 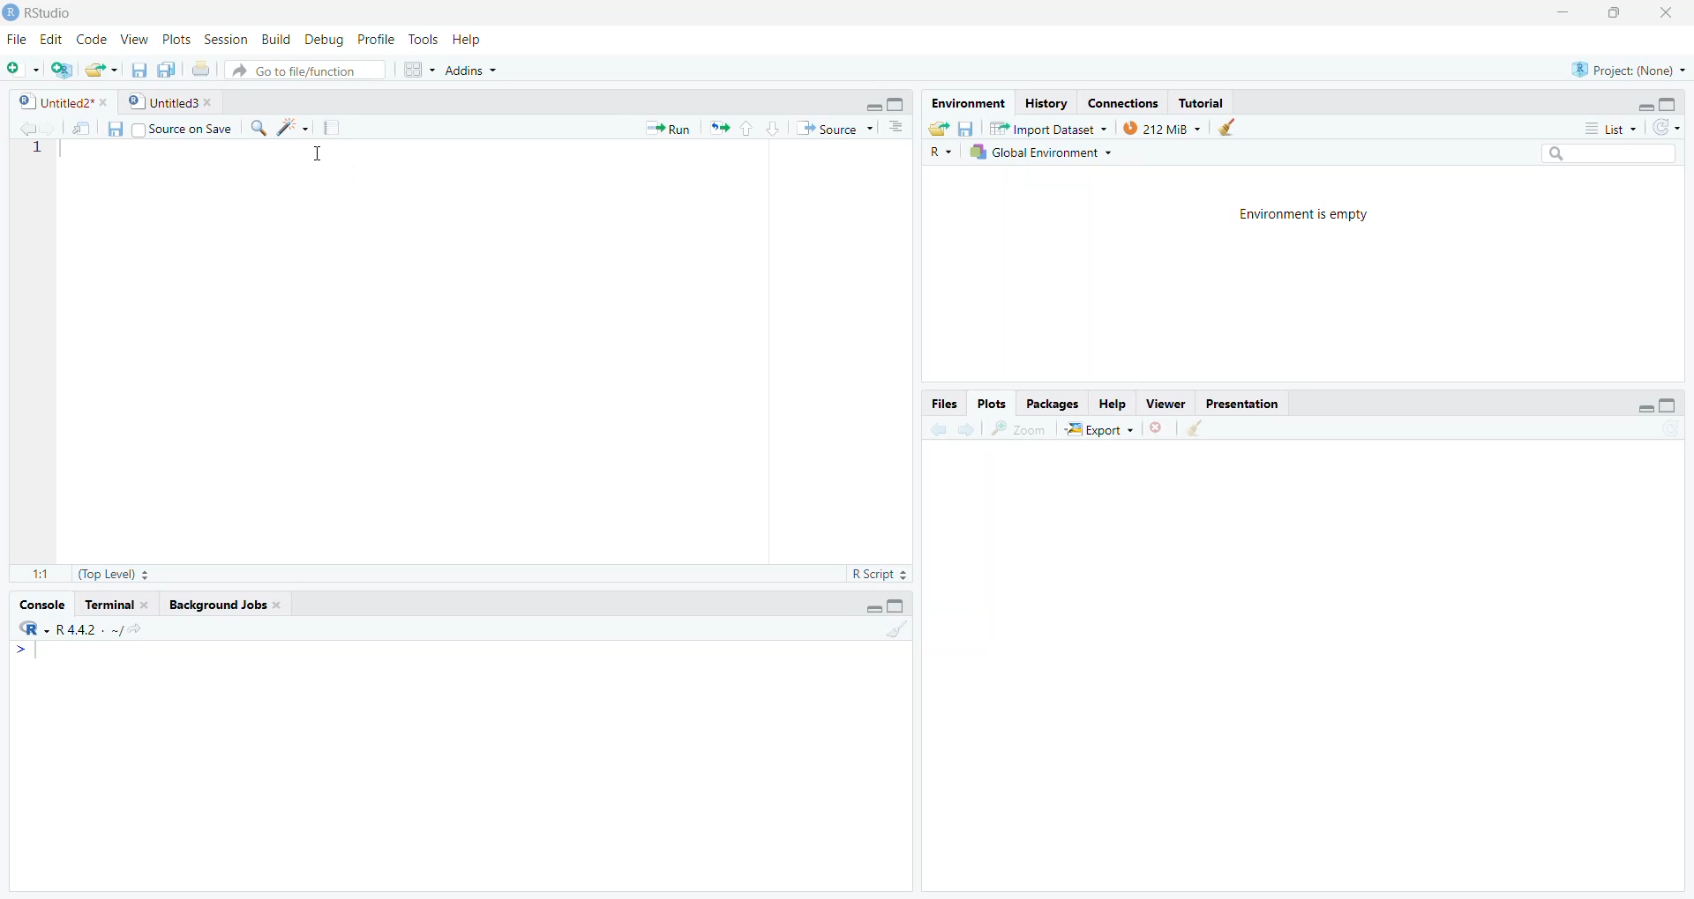 What do you see at coordinates (1162, 427) in the screenshot?
I see `close` at bounding box center [1162, 427].